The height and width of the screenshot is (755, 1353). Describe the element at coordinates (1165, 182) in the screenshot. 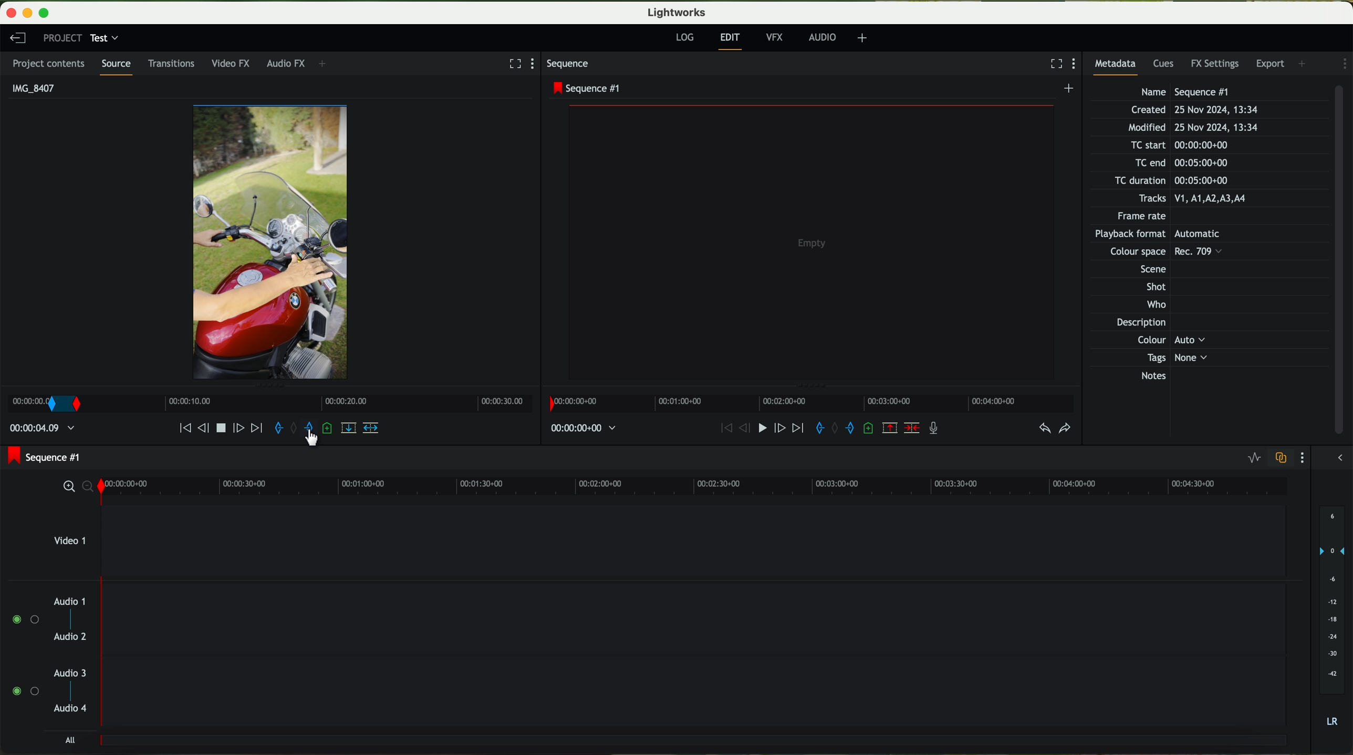

I see `TC duration` at that location.